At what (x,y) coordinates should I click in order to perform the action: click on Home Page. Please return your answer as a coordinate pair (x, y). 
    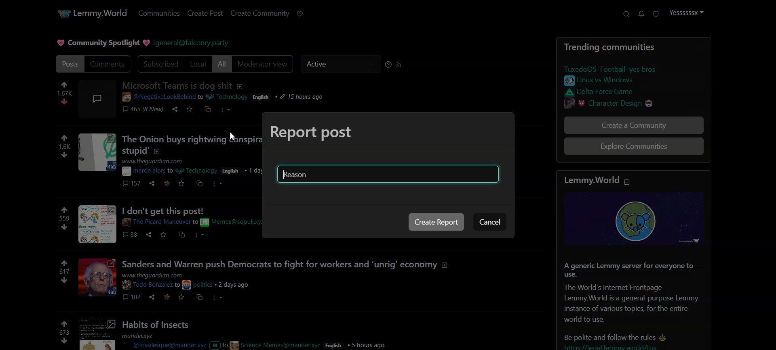
    Looking at the image, I should click on (92, 14).